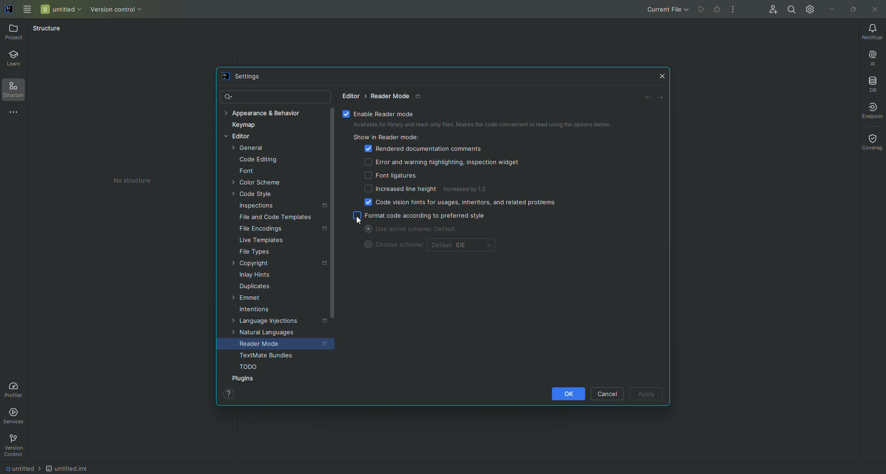 The height and width of the screenshot is (474, 886). Describe the element at coordinates (133, 182) in the screenshot. I see `No structure` at that location.